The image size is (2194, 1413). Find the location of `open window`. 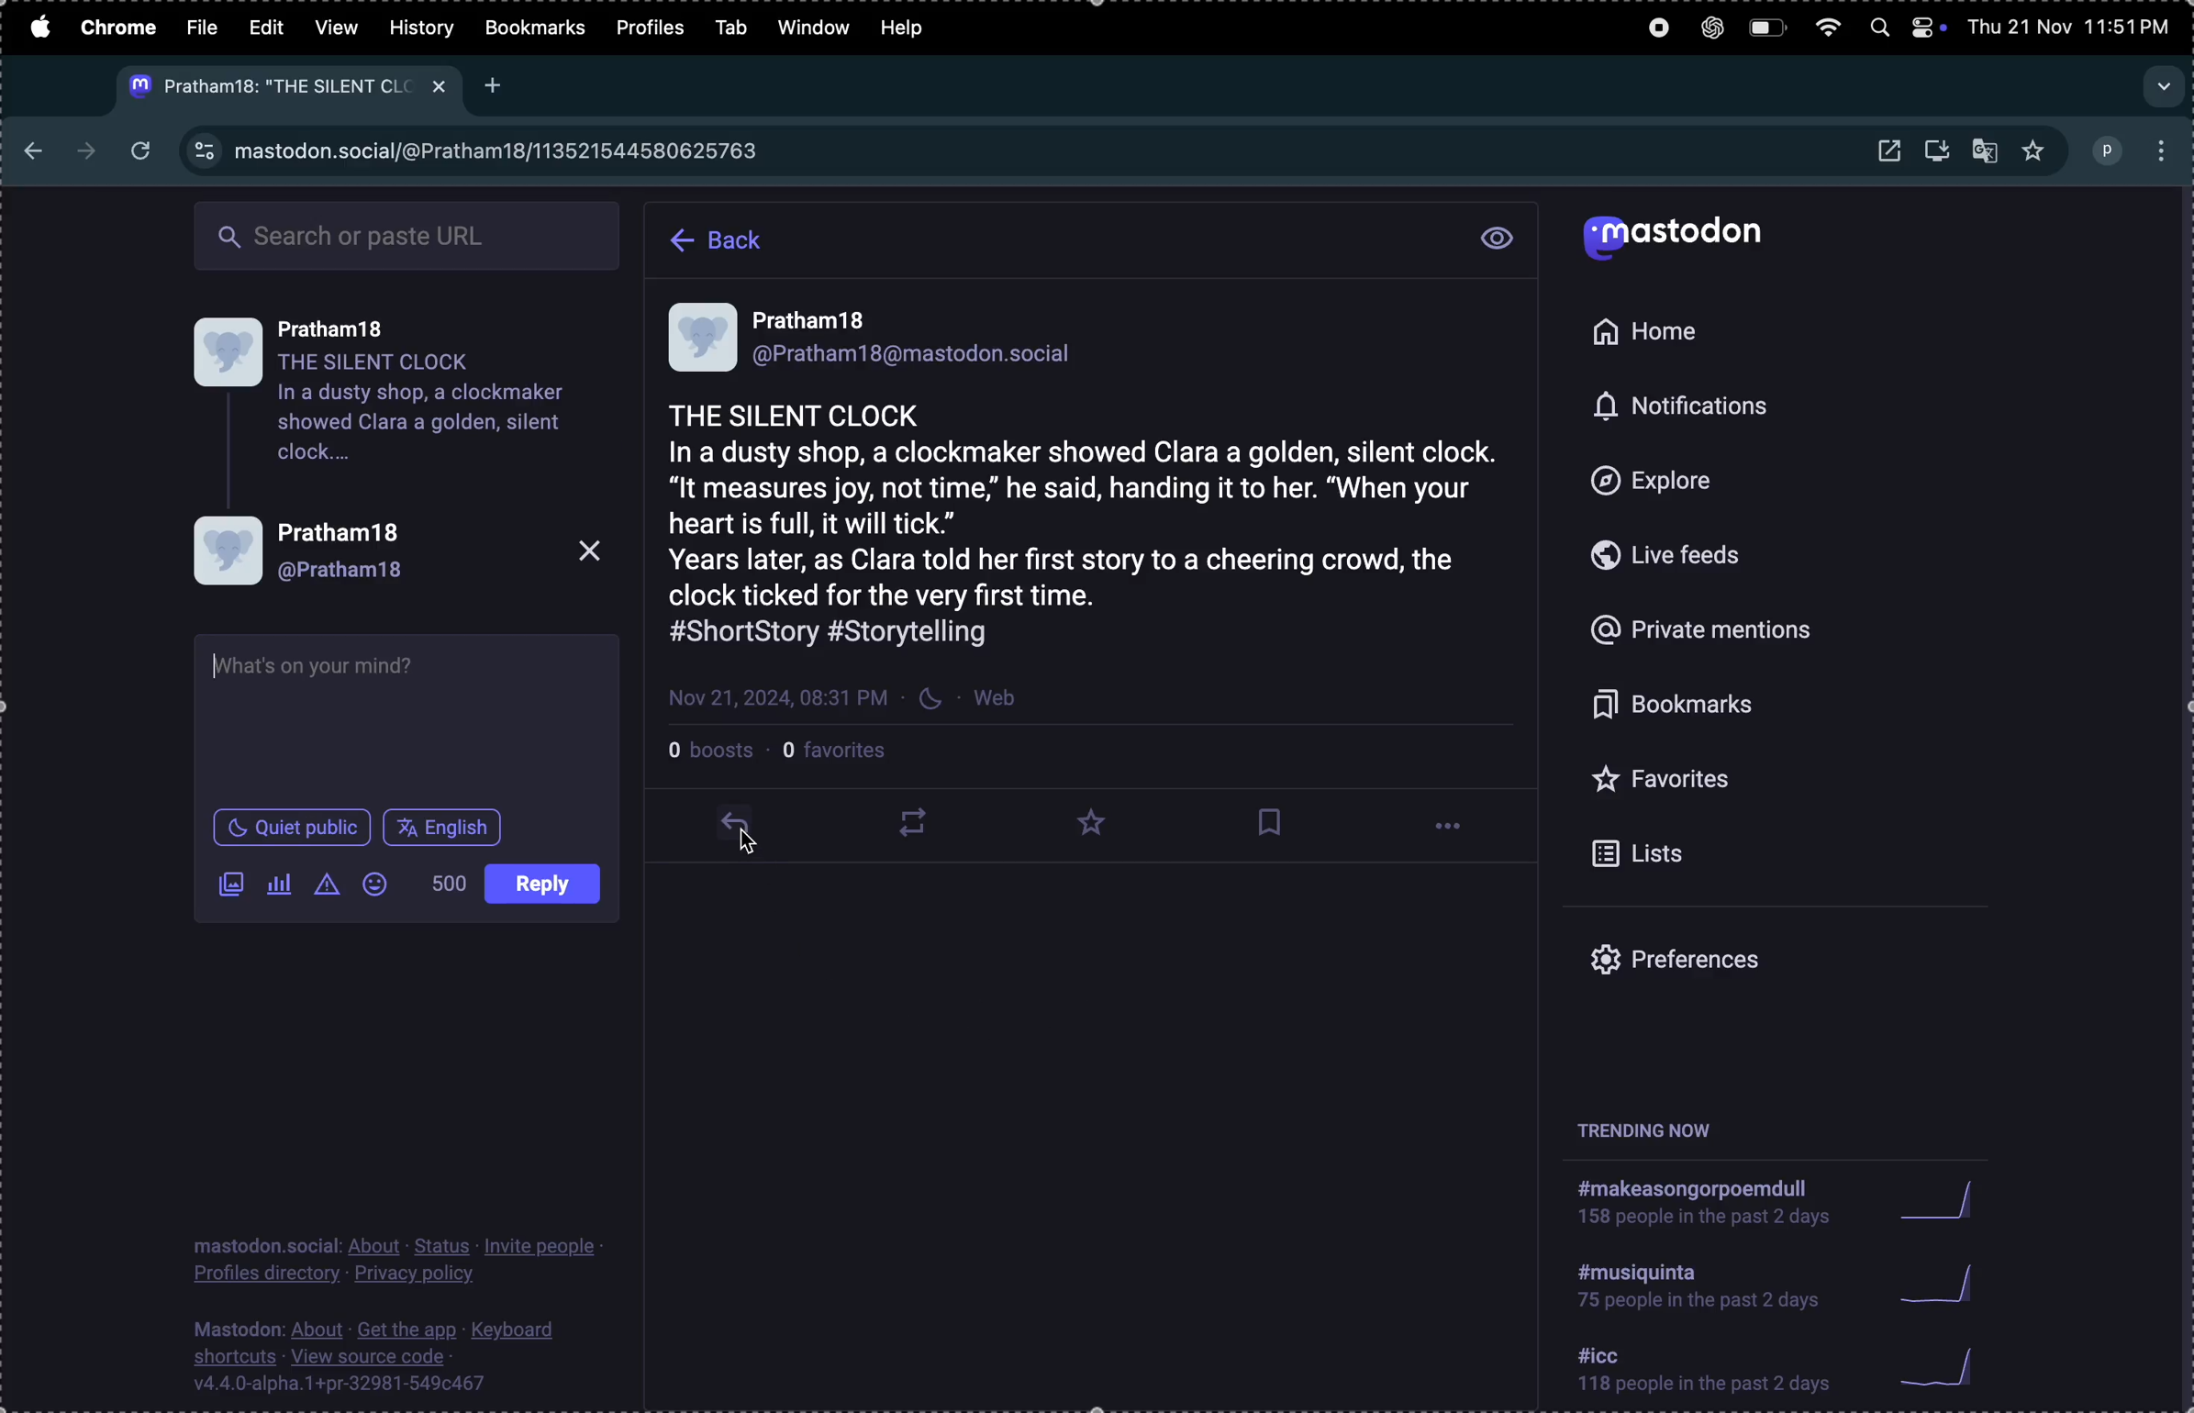

open window is located at coordinates (1886, 151).